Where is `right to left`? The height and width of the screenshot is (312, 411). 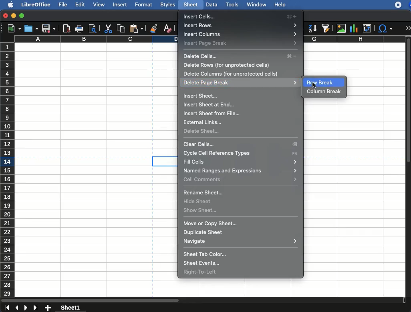 right to left is located at coordinates (201, 272).